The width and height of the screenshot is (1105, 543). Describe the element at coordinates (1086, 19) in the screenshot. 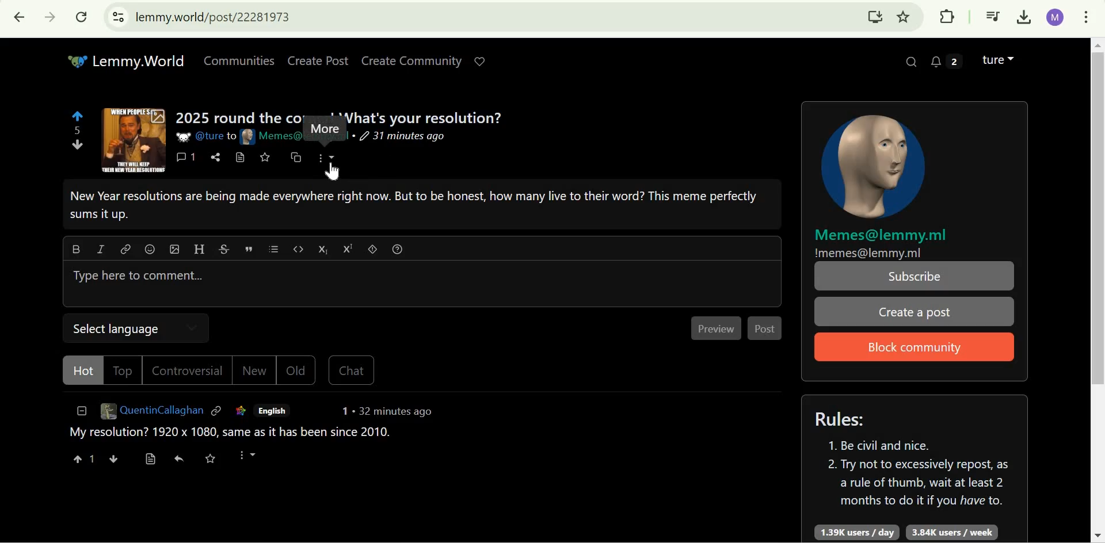

I see `customize and control google chrome` at that location.